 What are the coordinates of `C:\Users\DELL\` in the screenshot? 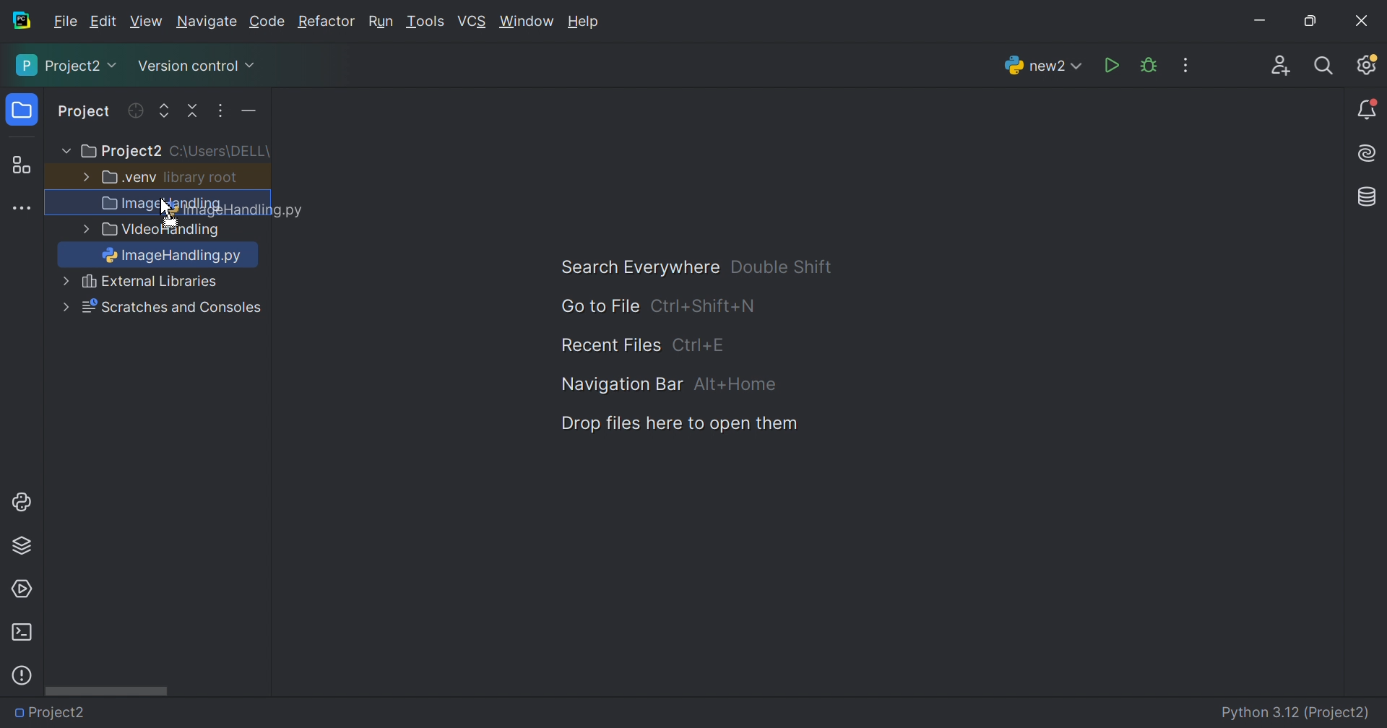 It's located at (220, 152).